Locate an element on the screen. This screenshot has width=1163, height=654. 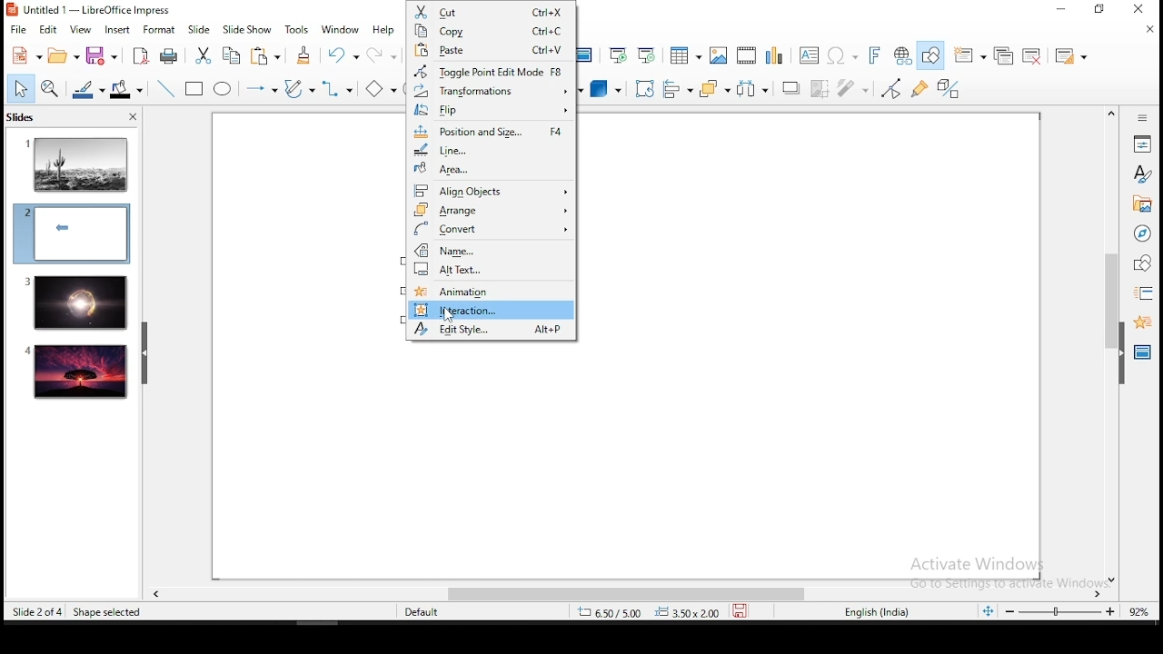
edit is located at coordinates (48, 30).